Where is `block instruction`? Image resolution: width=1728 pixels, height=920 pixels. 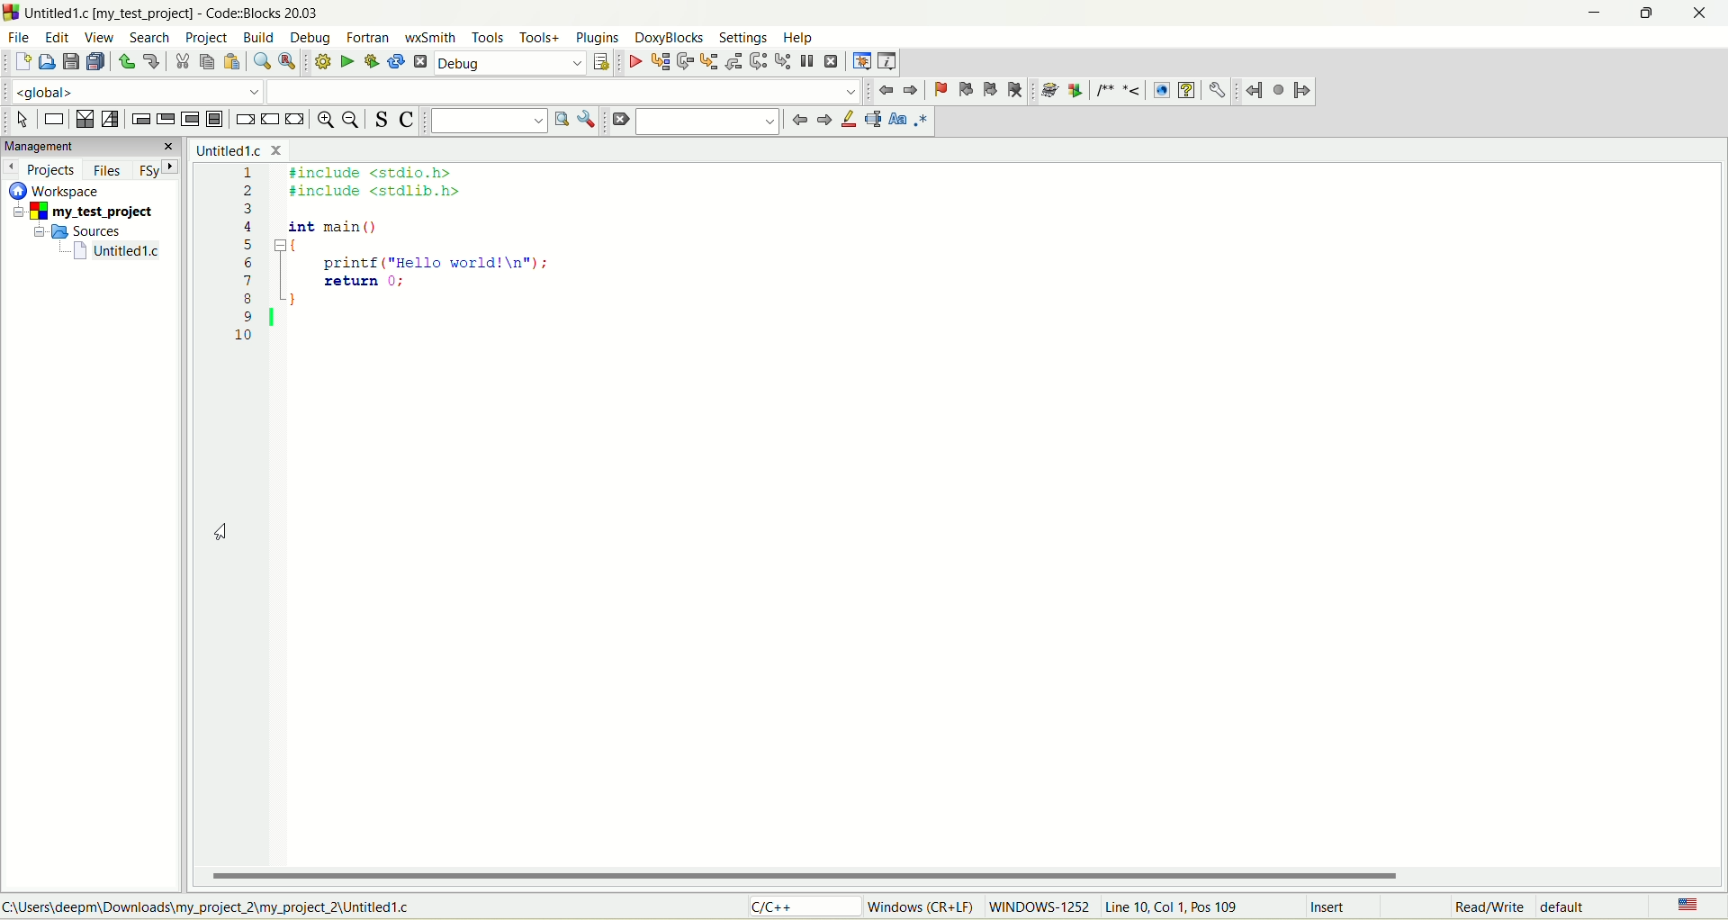 block instruction is located at coordinates (218, 120).